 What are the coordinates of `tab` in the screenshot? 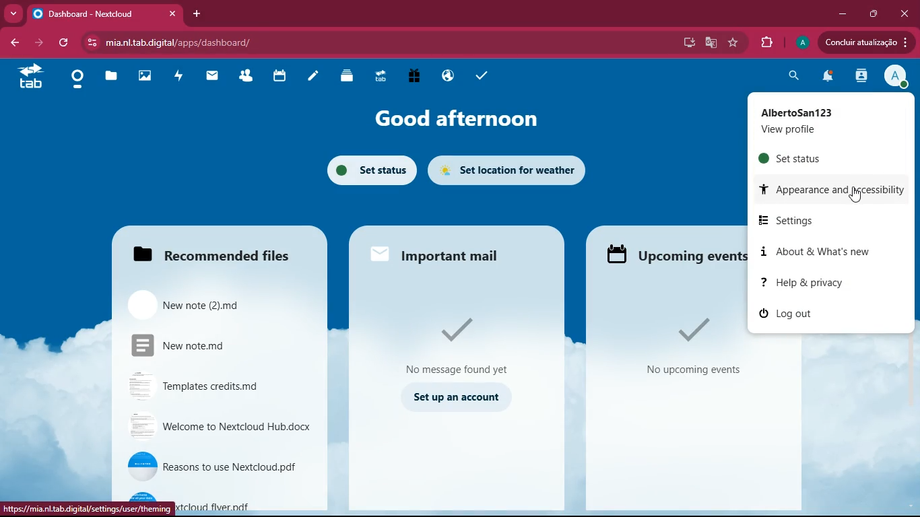 It's located at (32, 79).